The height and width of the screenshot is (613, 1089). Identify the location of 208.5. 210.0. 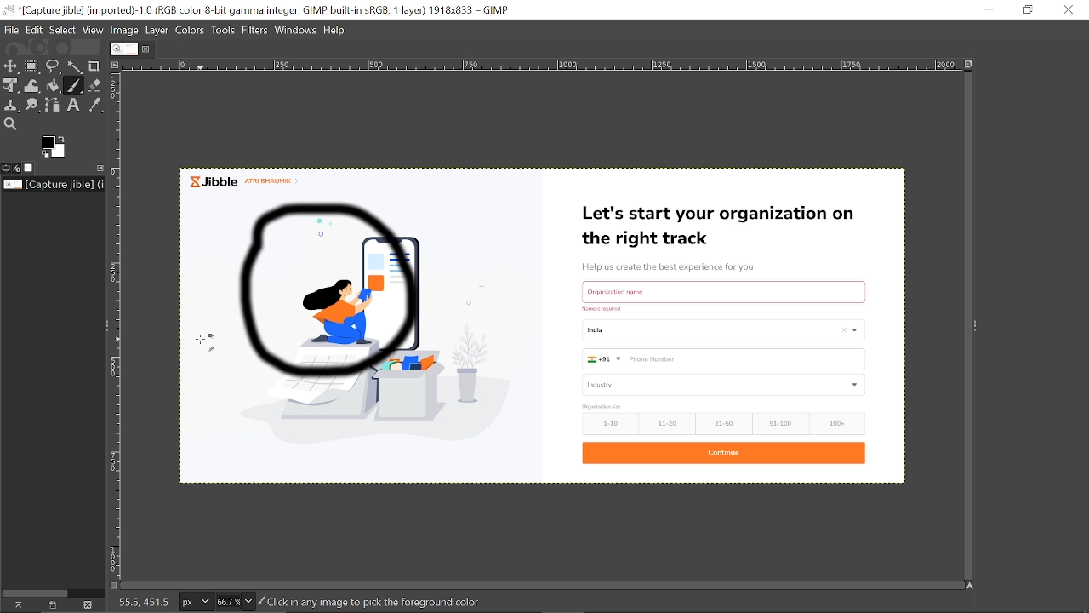
(143, 599).